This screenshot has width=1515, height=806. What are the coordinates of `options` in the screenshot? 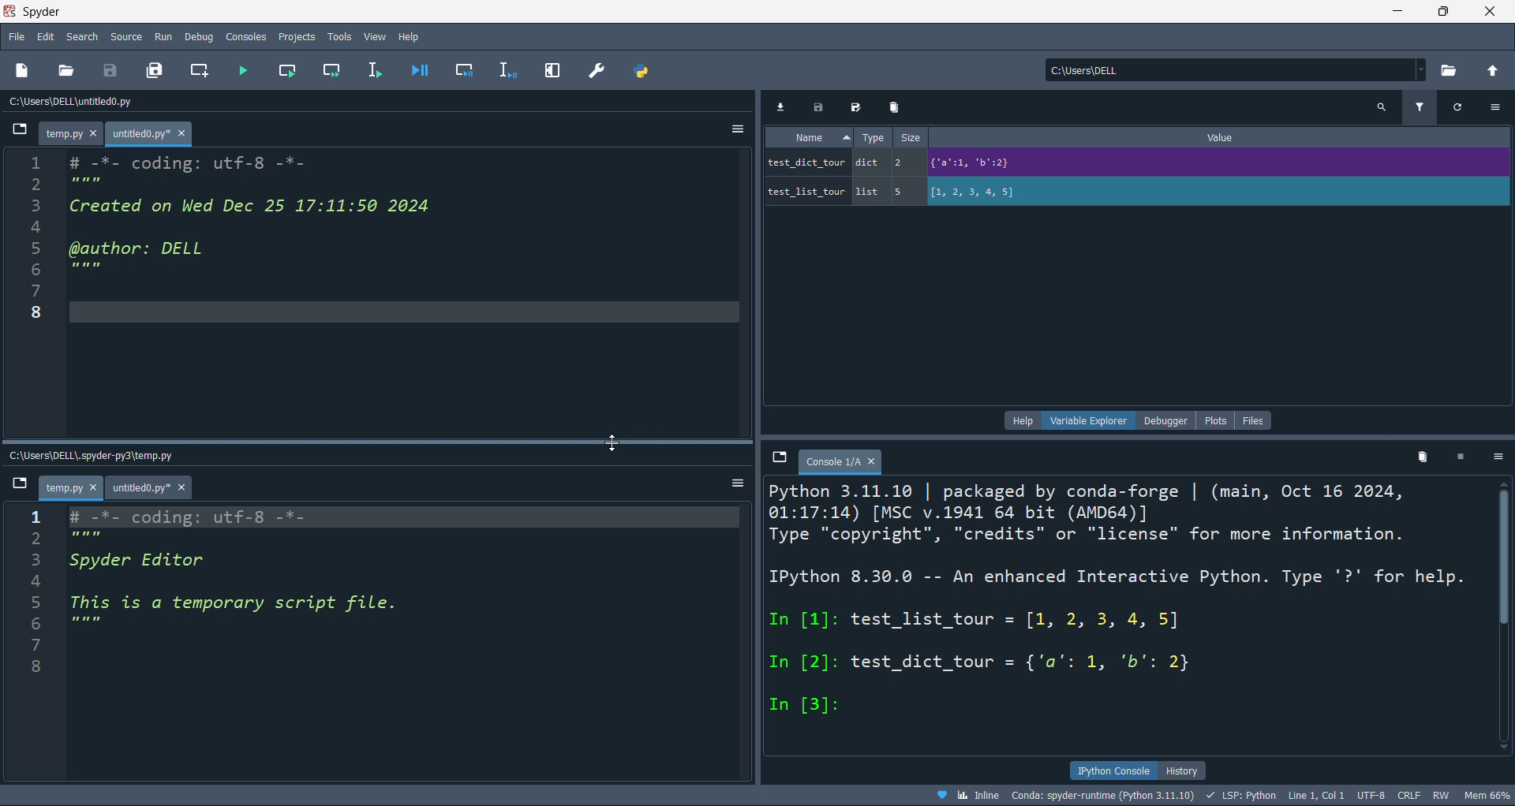 It's located at (1498, 457).